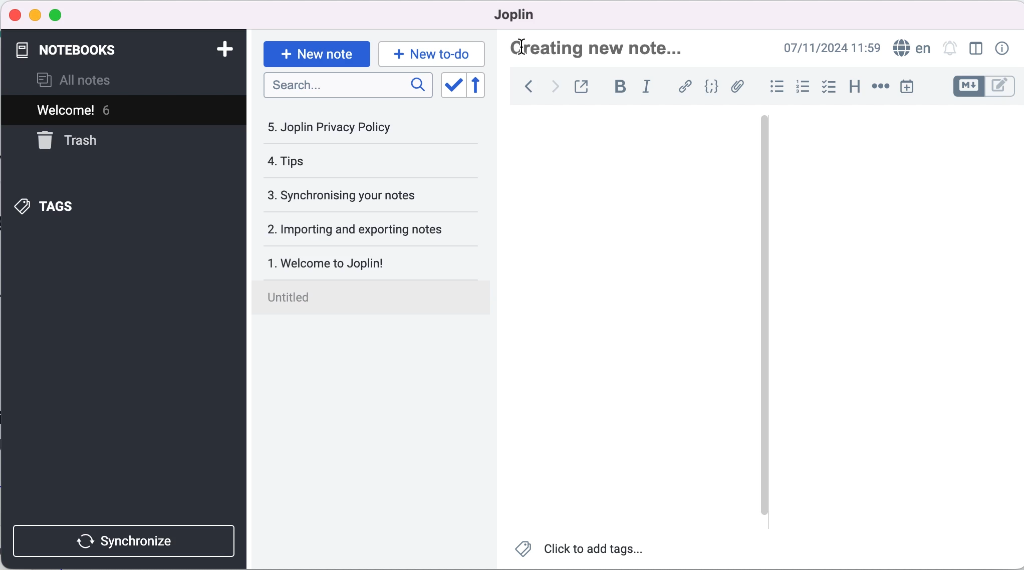 The height and width of the screenshot is (570, 1024). What do you see at coordinates (601, 48) in the screenshot?
I see `creating note` at bounding box center [601, 48].